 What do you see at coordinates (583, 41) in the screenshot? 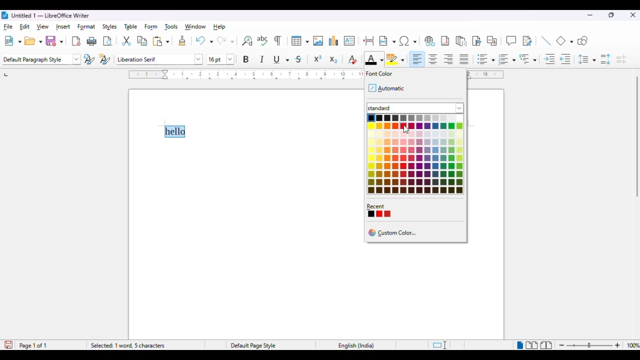
I see `show draw functions` at bounding box center [583, 41].